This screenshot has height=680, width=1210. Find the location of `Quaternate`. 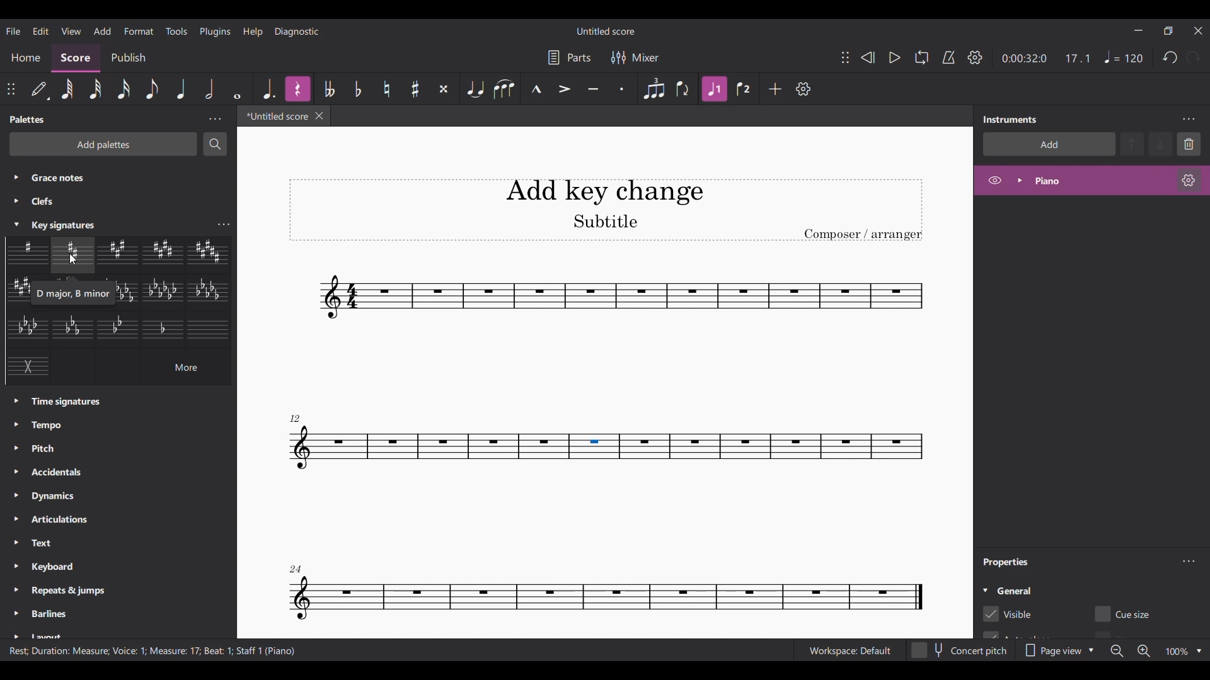

Quaternate is located at coordinates (1124, 57).